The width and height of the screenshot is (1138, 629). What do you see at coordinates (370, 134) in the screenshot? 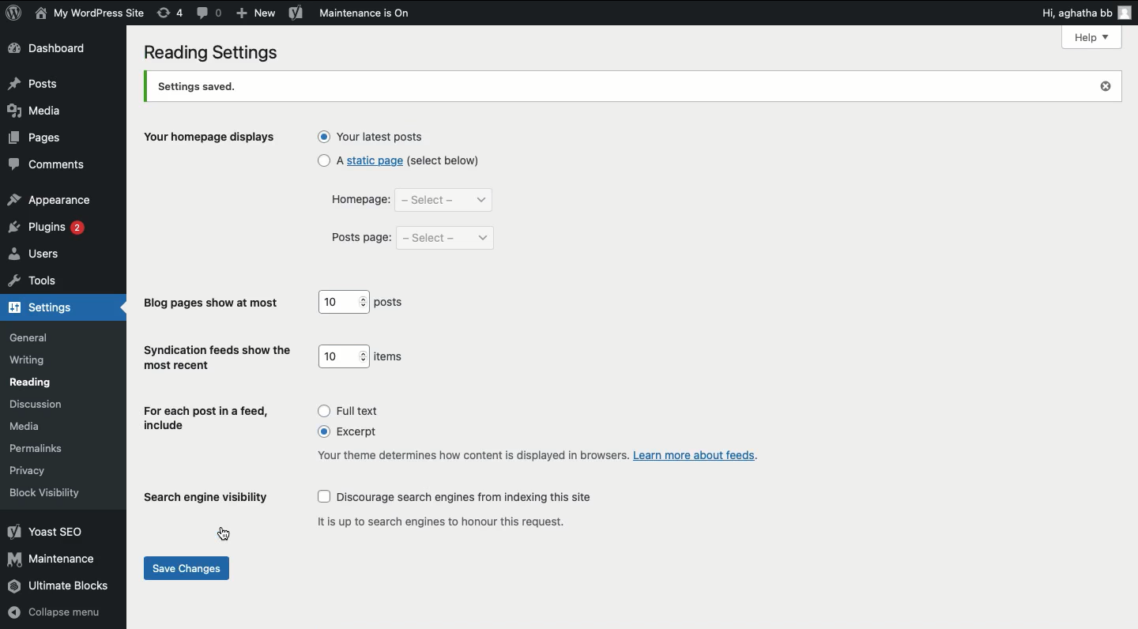
I see `your latest posts` at bounding box center [370, 134].